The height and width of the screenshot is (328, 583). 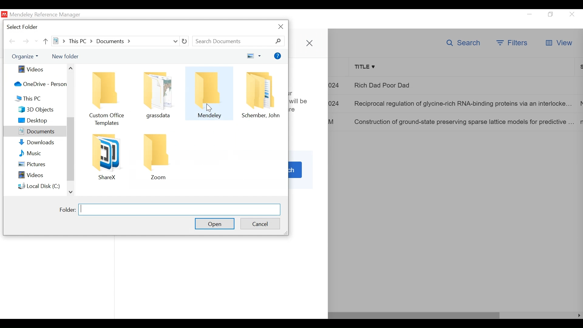 I want to click on Folder, so click(x=67, y=209).